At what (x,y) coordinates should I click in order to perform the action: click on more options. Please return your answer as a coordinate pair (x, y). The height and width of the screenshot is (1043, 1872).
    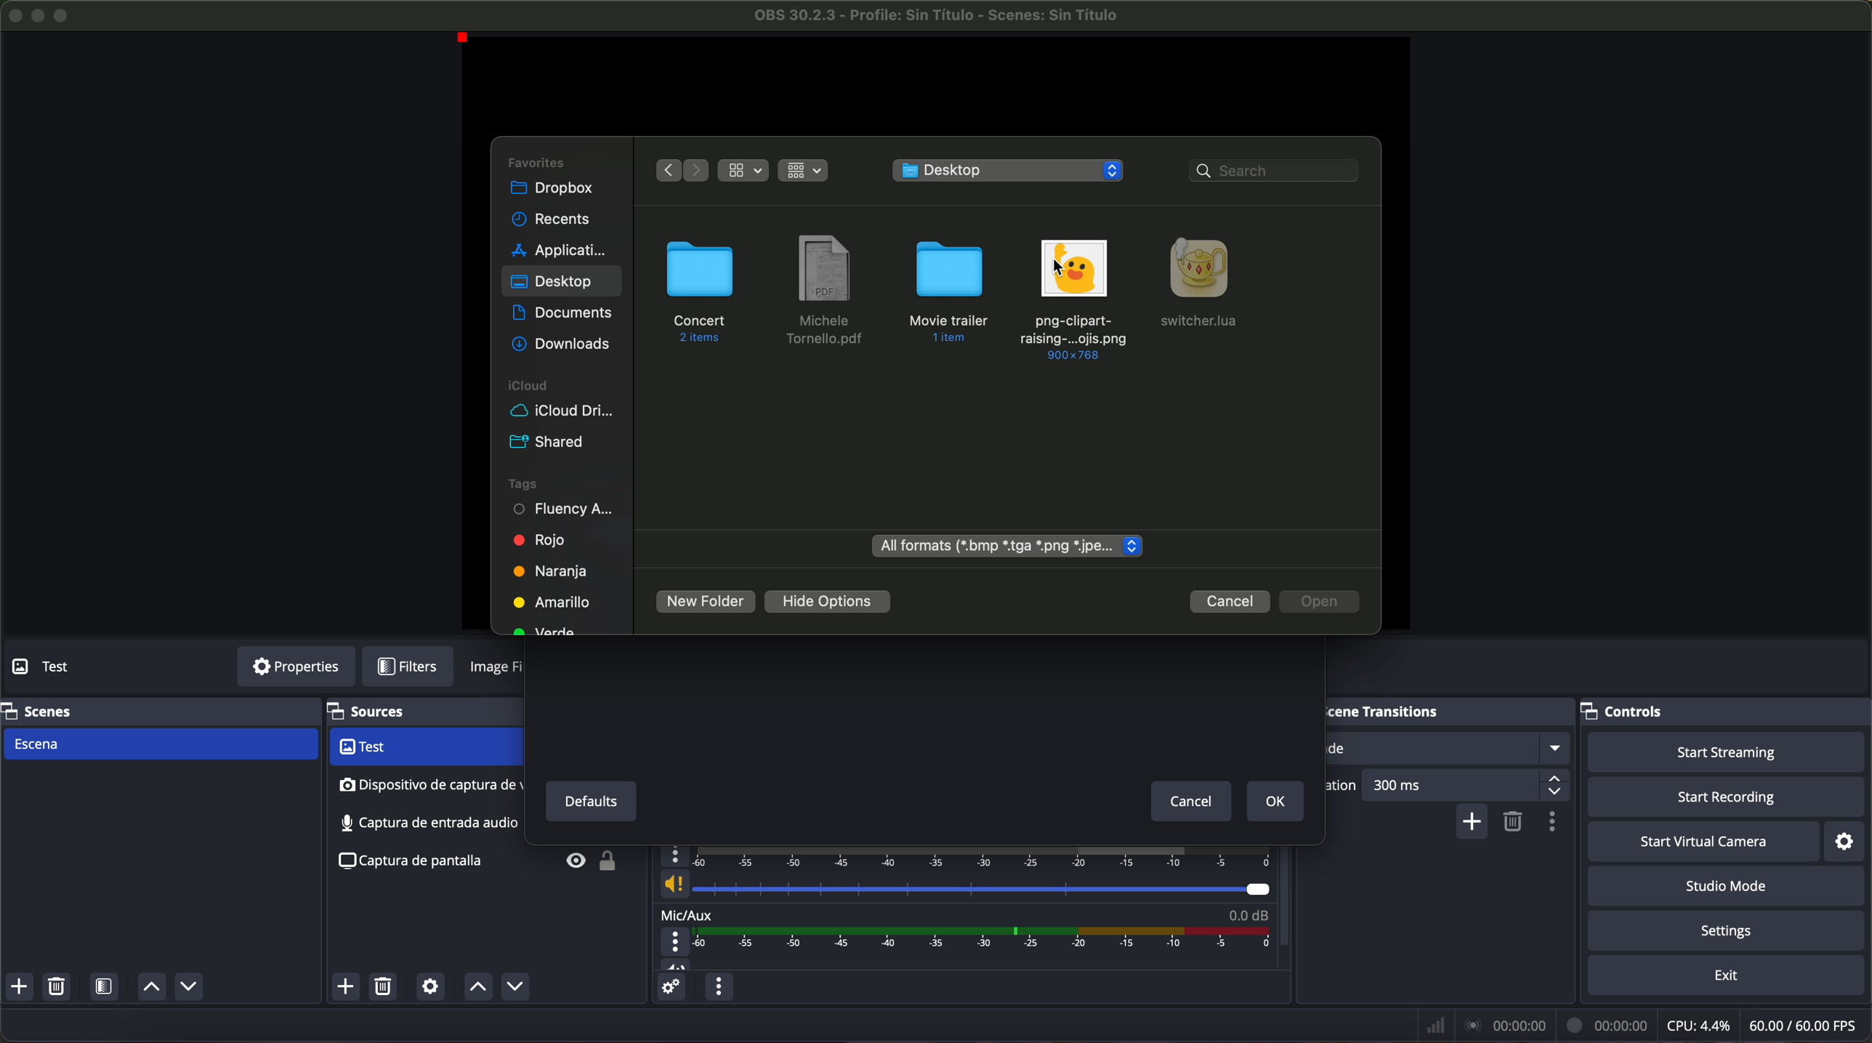
    Looking at the image, I should click on (677, 942).